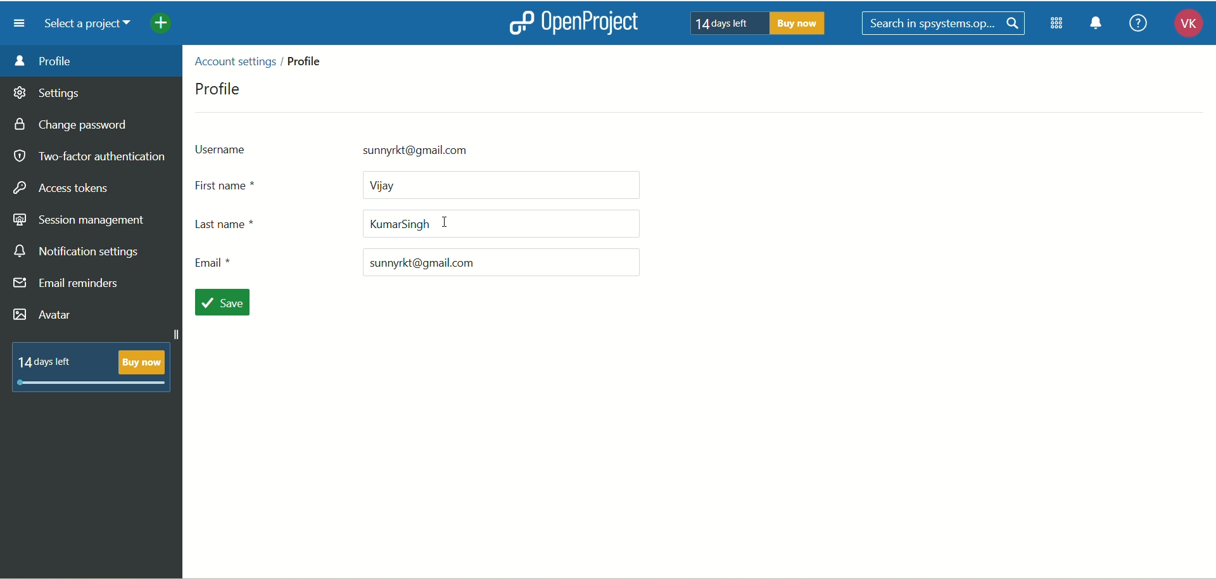 This screenshot has height=579, width=1216. Describe the element at coordinates (1137, 22) in the screenshot. I see `help` at that location.